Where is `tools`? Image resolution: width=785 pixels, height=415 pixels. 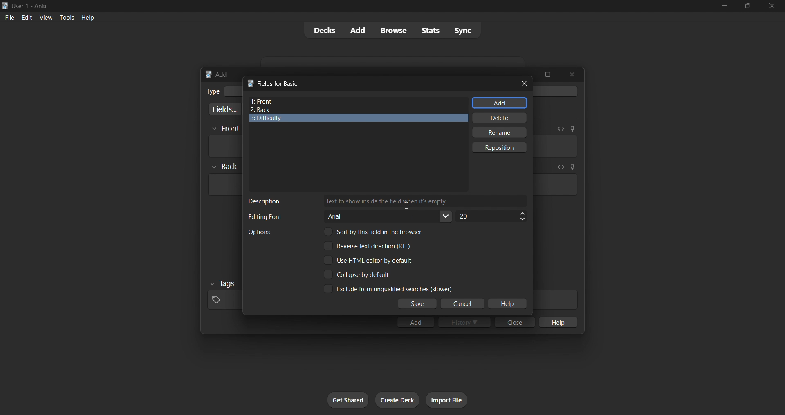
tools is located at coordinates (66, 17).